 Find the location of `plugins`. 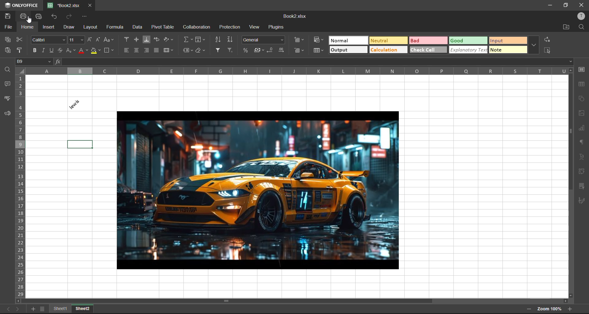

plugins is located at coordinates (276, 28).